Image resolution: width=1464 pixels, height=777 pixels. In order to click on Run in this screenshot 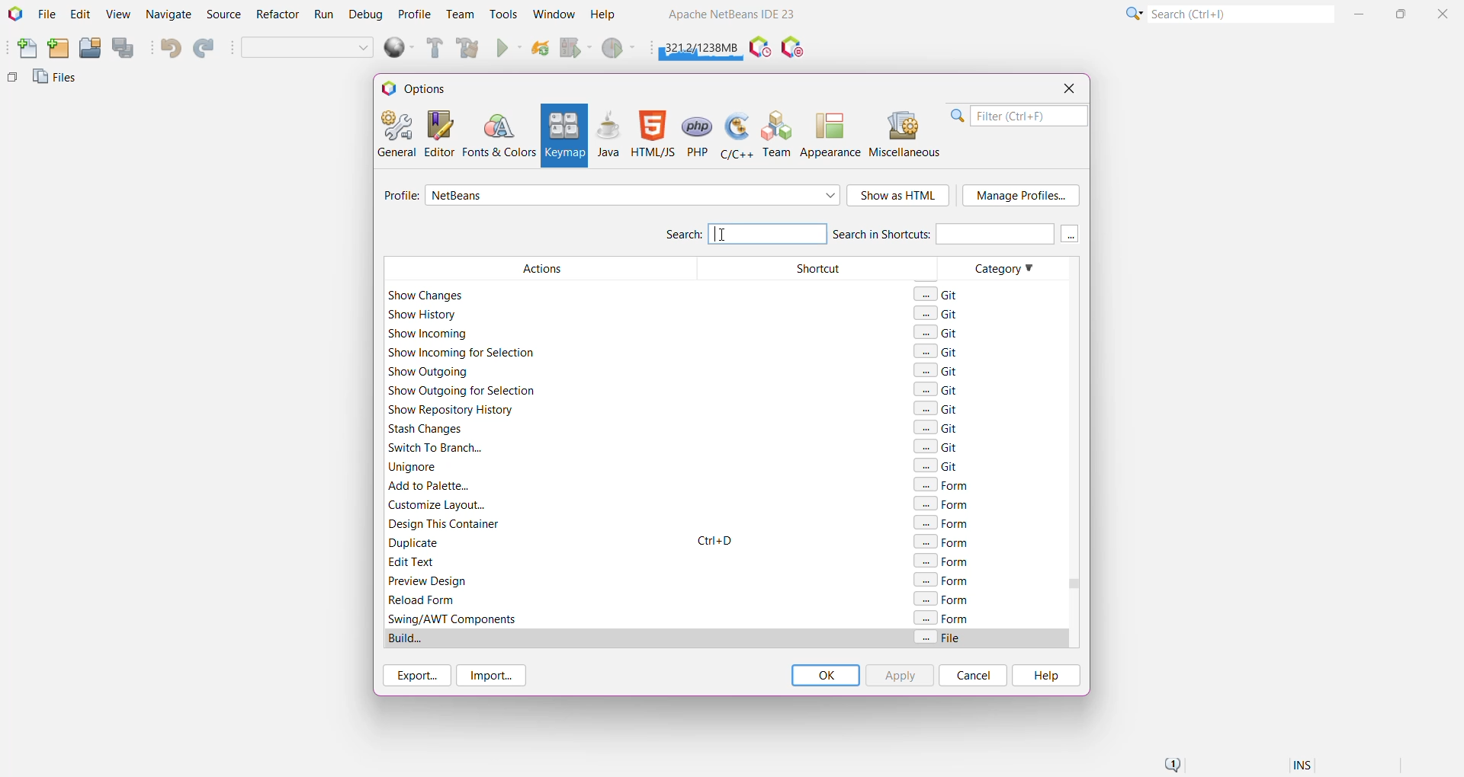, I will do `click(509, 50)`.